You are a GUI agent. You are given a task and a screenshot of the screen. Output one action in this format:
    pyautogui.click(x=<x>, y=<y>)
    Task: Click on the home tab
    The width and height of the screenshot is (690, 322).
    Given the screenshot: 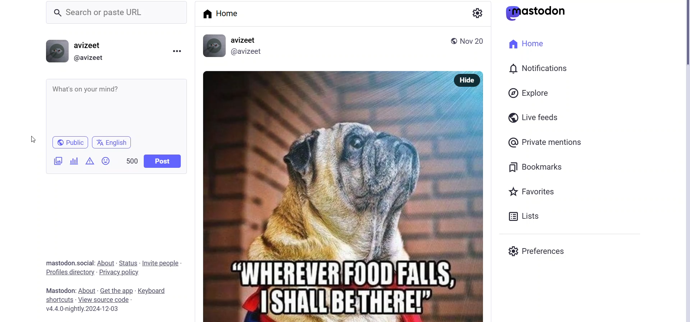 What is the action you would take?
    pyautogui.click(x=223, y=16)
    